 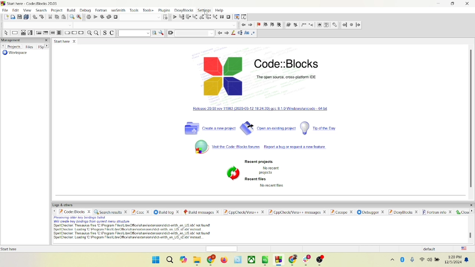 What do you see at coordinates (454, 259) in the screenshot?
I see `date and time` at bounding box center [454, 259].